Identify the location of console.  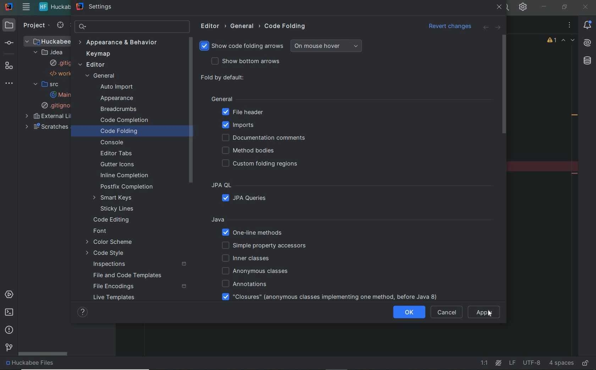
(110, 143).